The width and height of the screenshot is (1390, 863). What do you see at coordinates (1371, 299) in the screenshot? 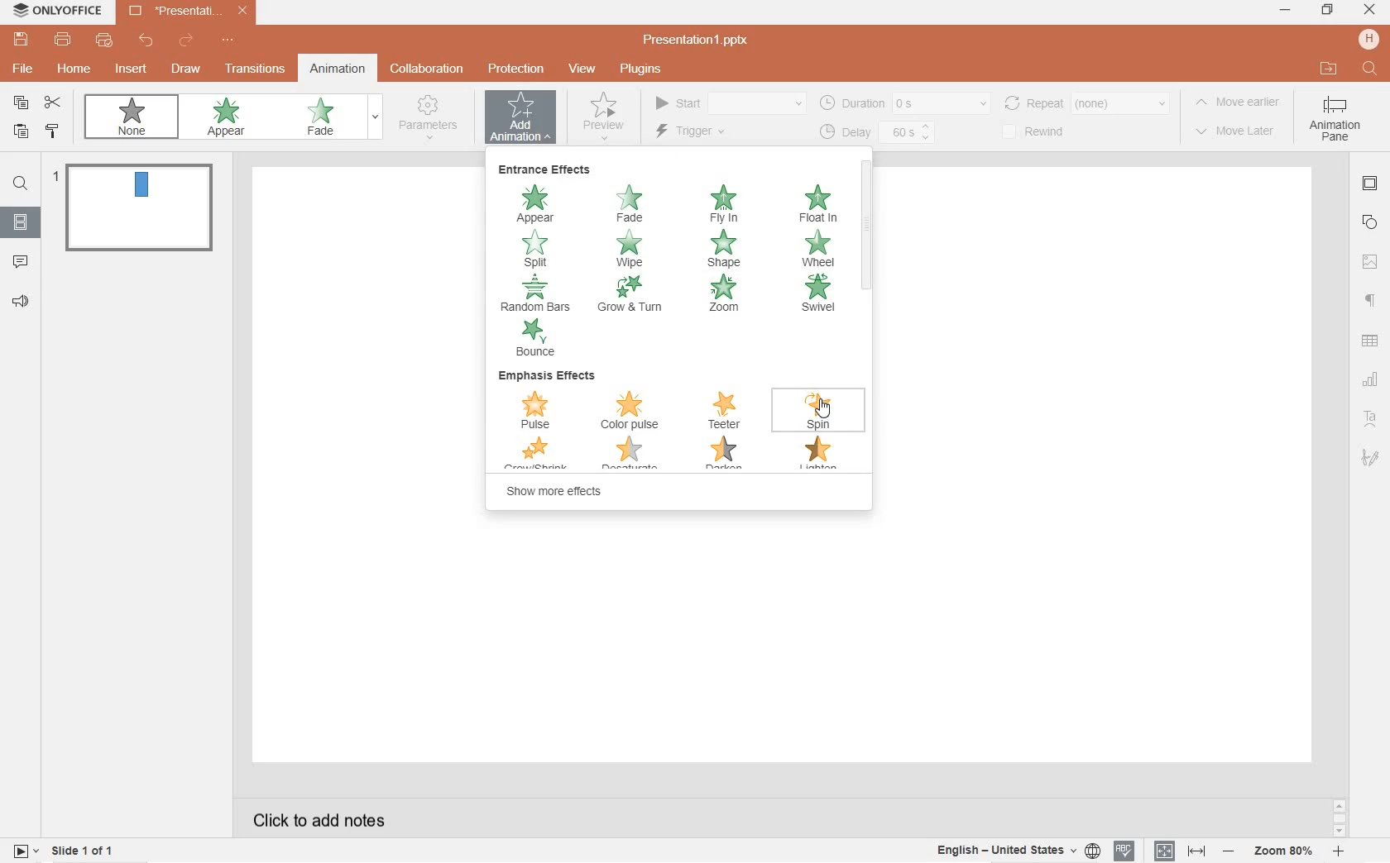
I see `paragraph settings` at bounding box center [1371, 299].